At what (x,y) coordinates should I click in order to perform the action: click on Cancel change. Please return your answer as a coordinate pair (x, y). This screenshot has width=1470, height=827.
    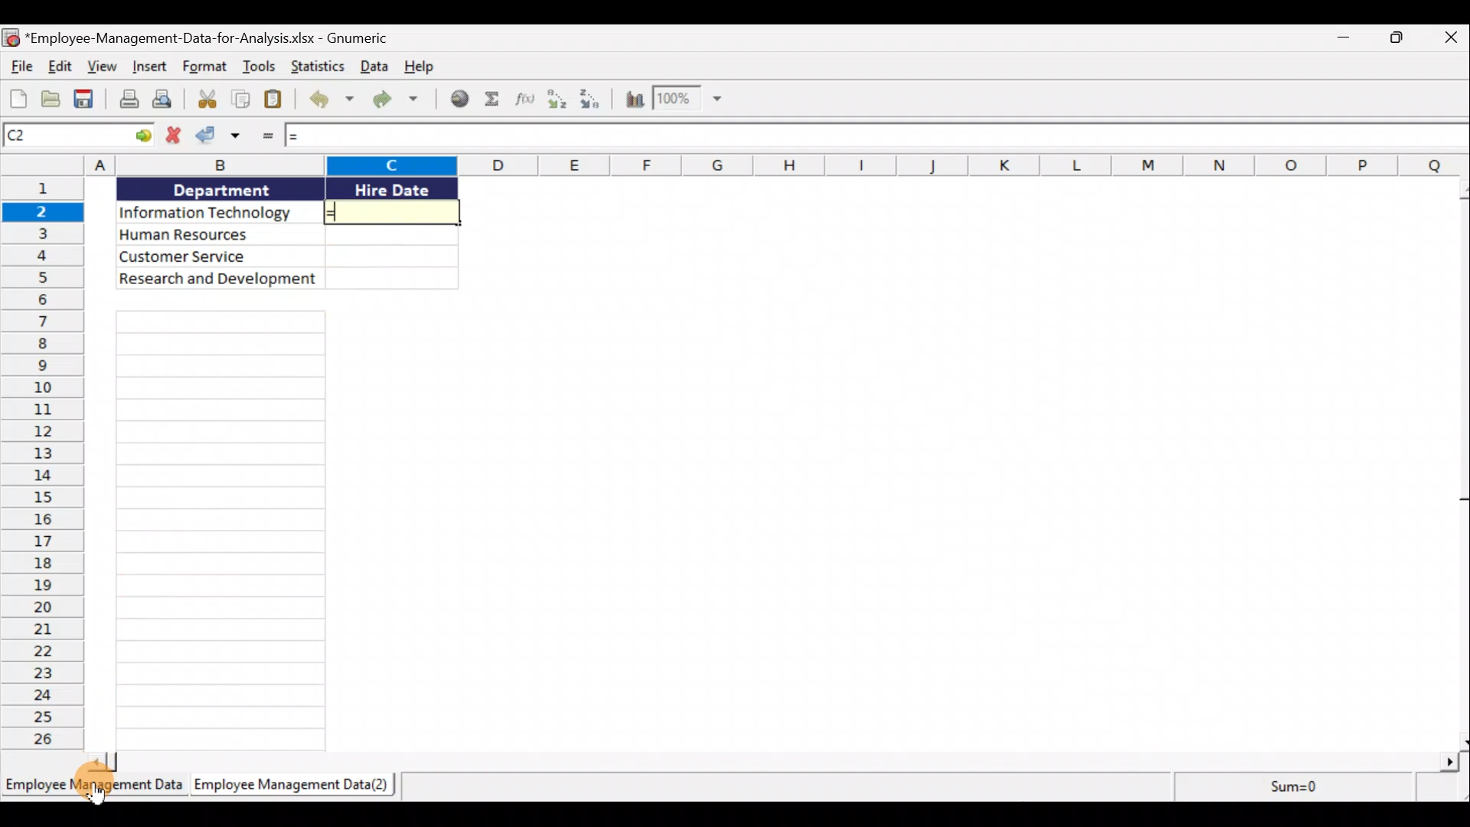
    Looking at the image, I should click on (172, 137).